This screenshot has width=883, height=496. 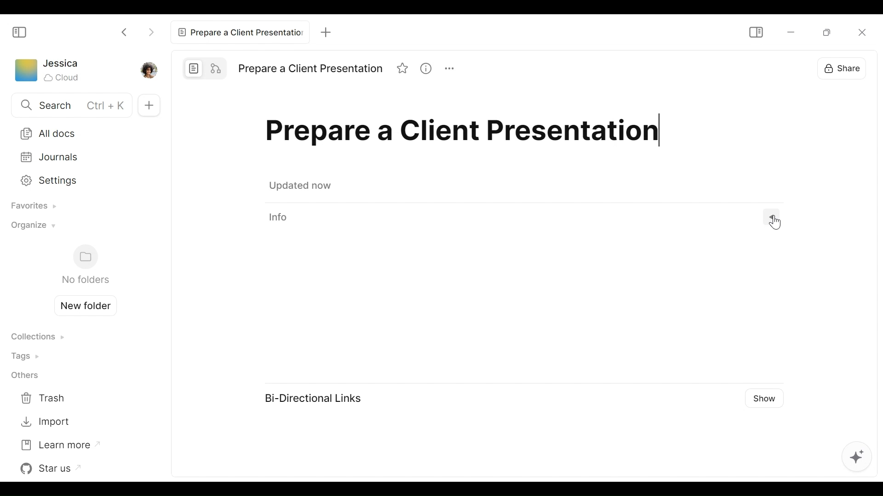 What do you see at coordinates (37, 338) in the screenshot?
I see `Collections` at bounding box center [37, 338].